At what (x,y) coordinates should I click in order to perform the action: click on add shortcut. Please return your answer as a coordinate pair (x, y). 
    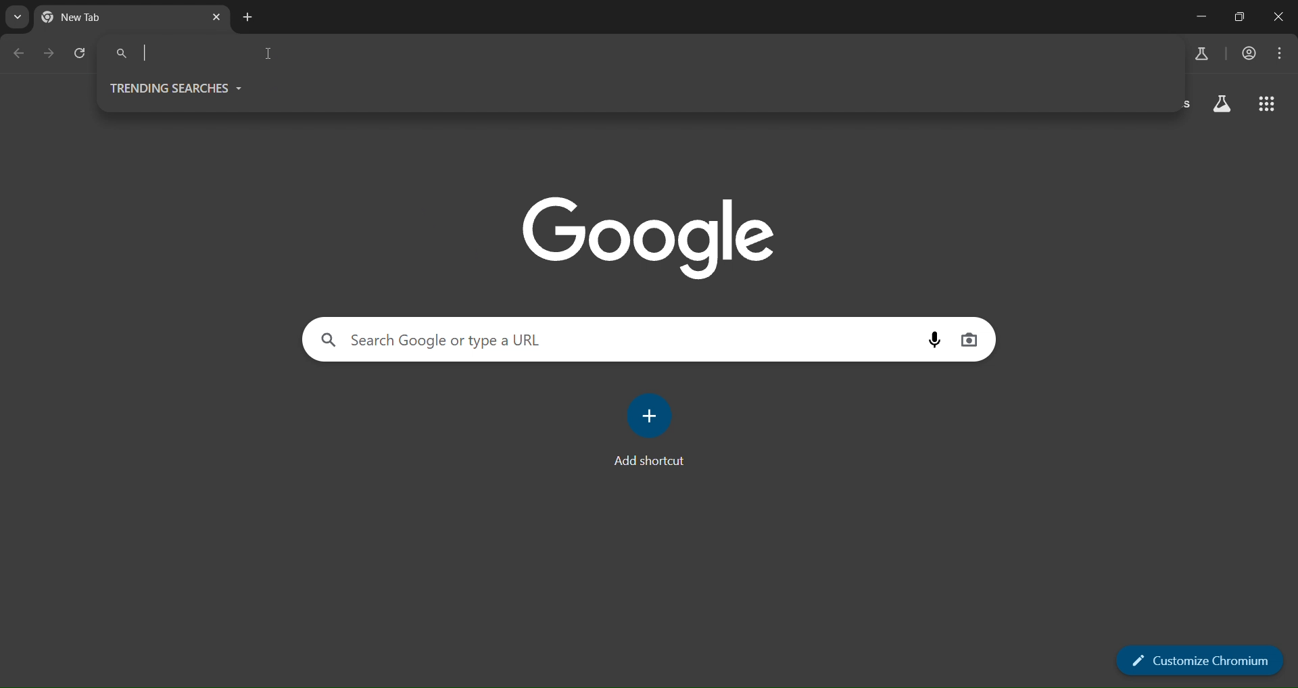
    Looking at the image, I should click on (652, 426).